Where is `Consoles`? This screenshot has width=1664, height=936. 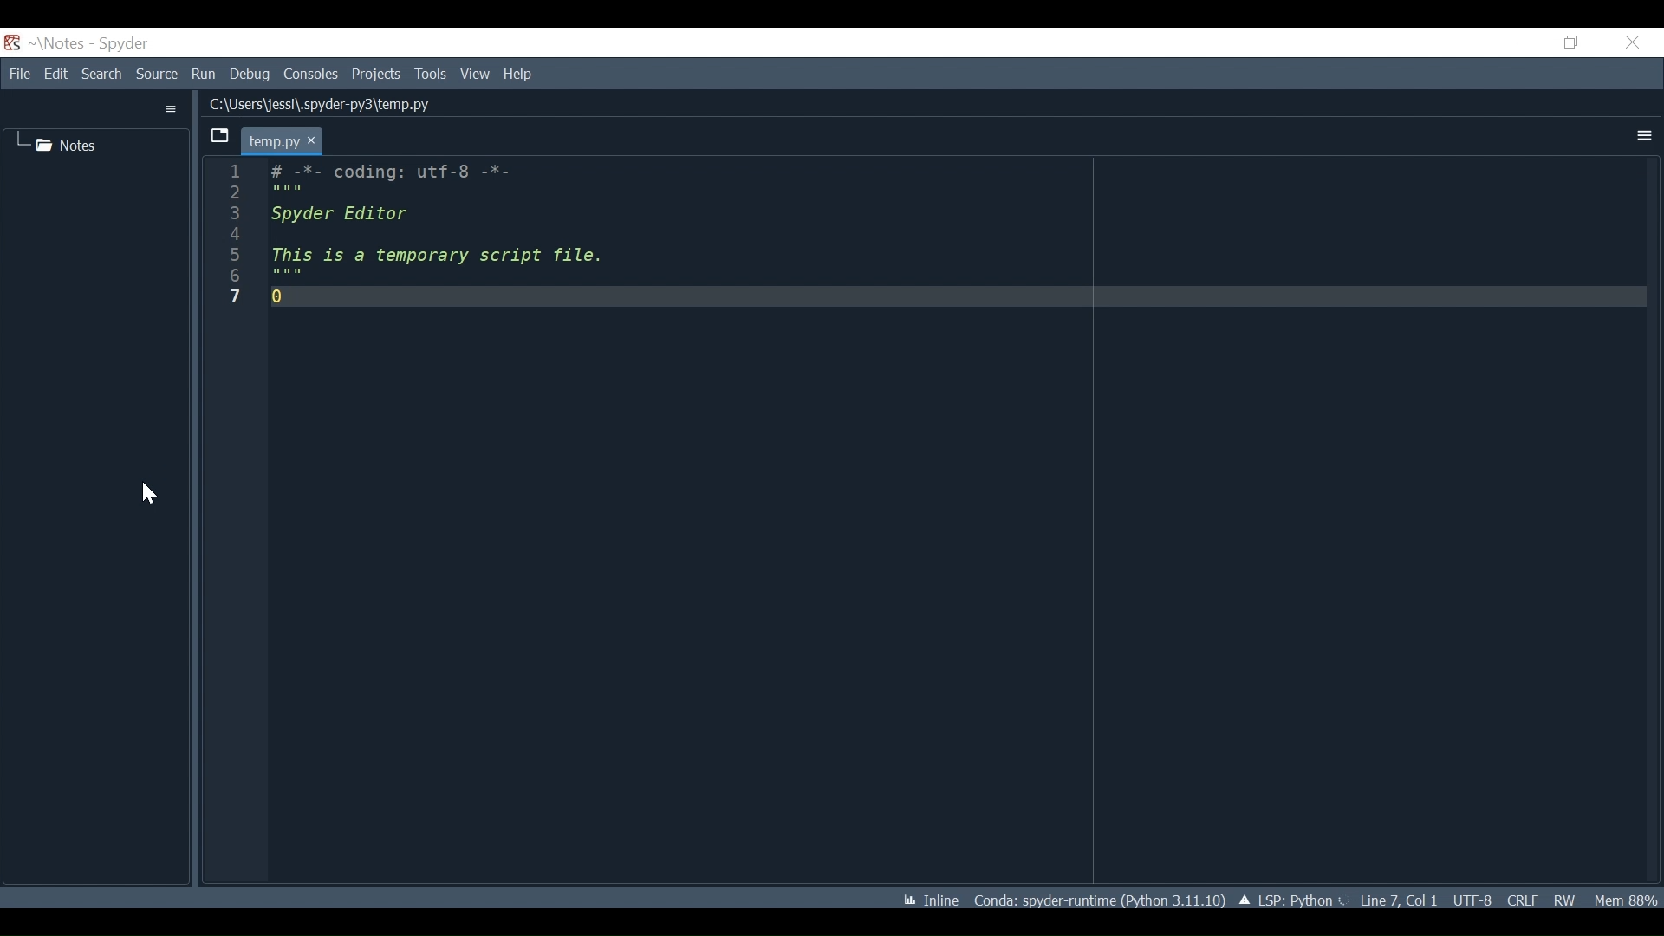 Consoles is located at coordinates (310, 75).